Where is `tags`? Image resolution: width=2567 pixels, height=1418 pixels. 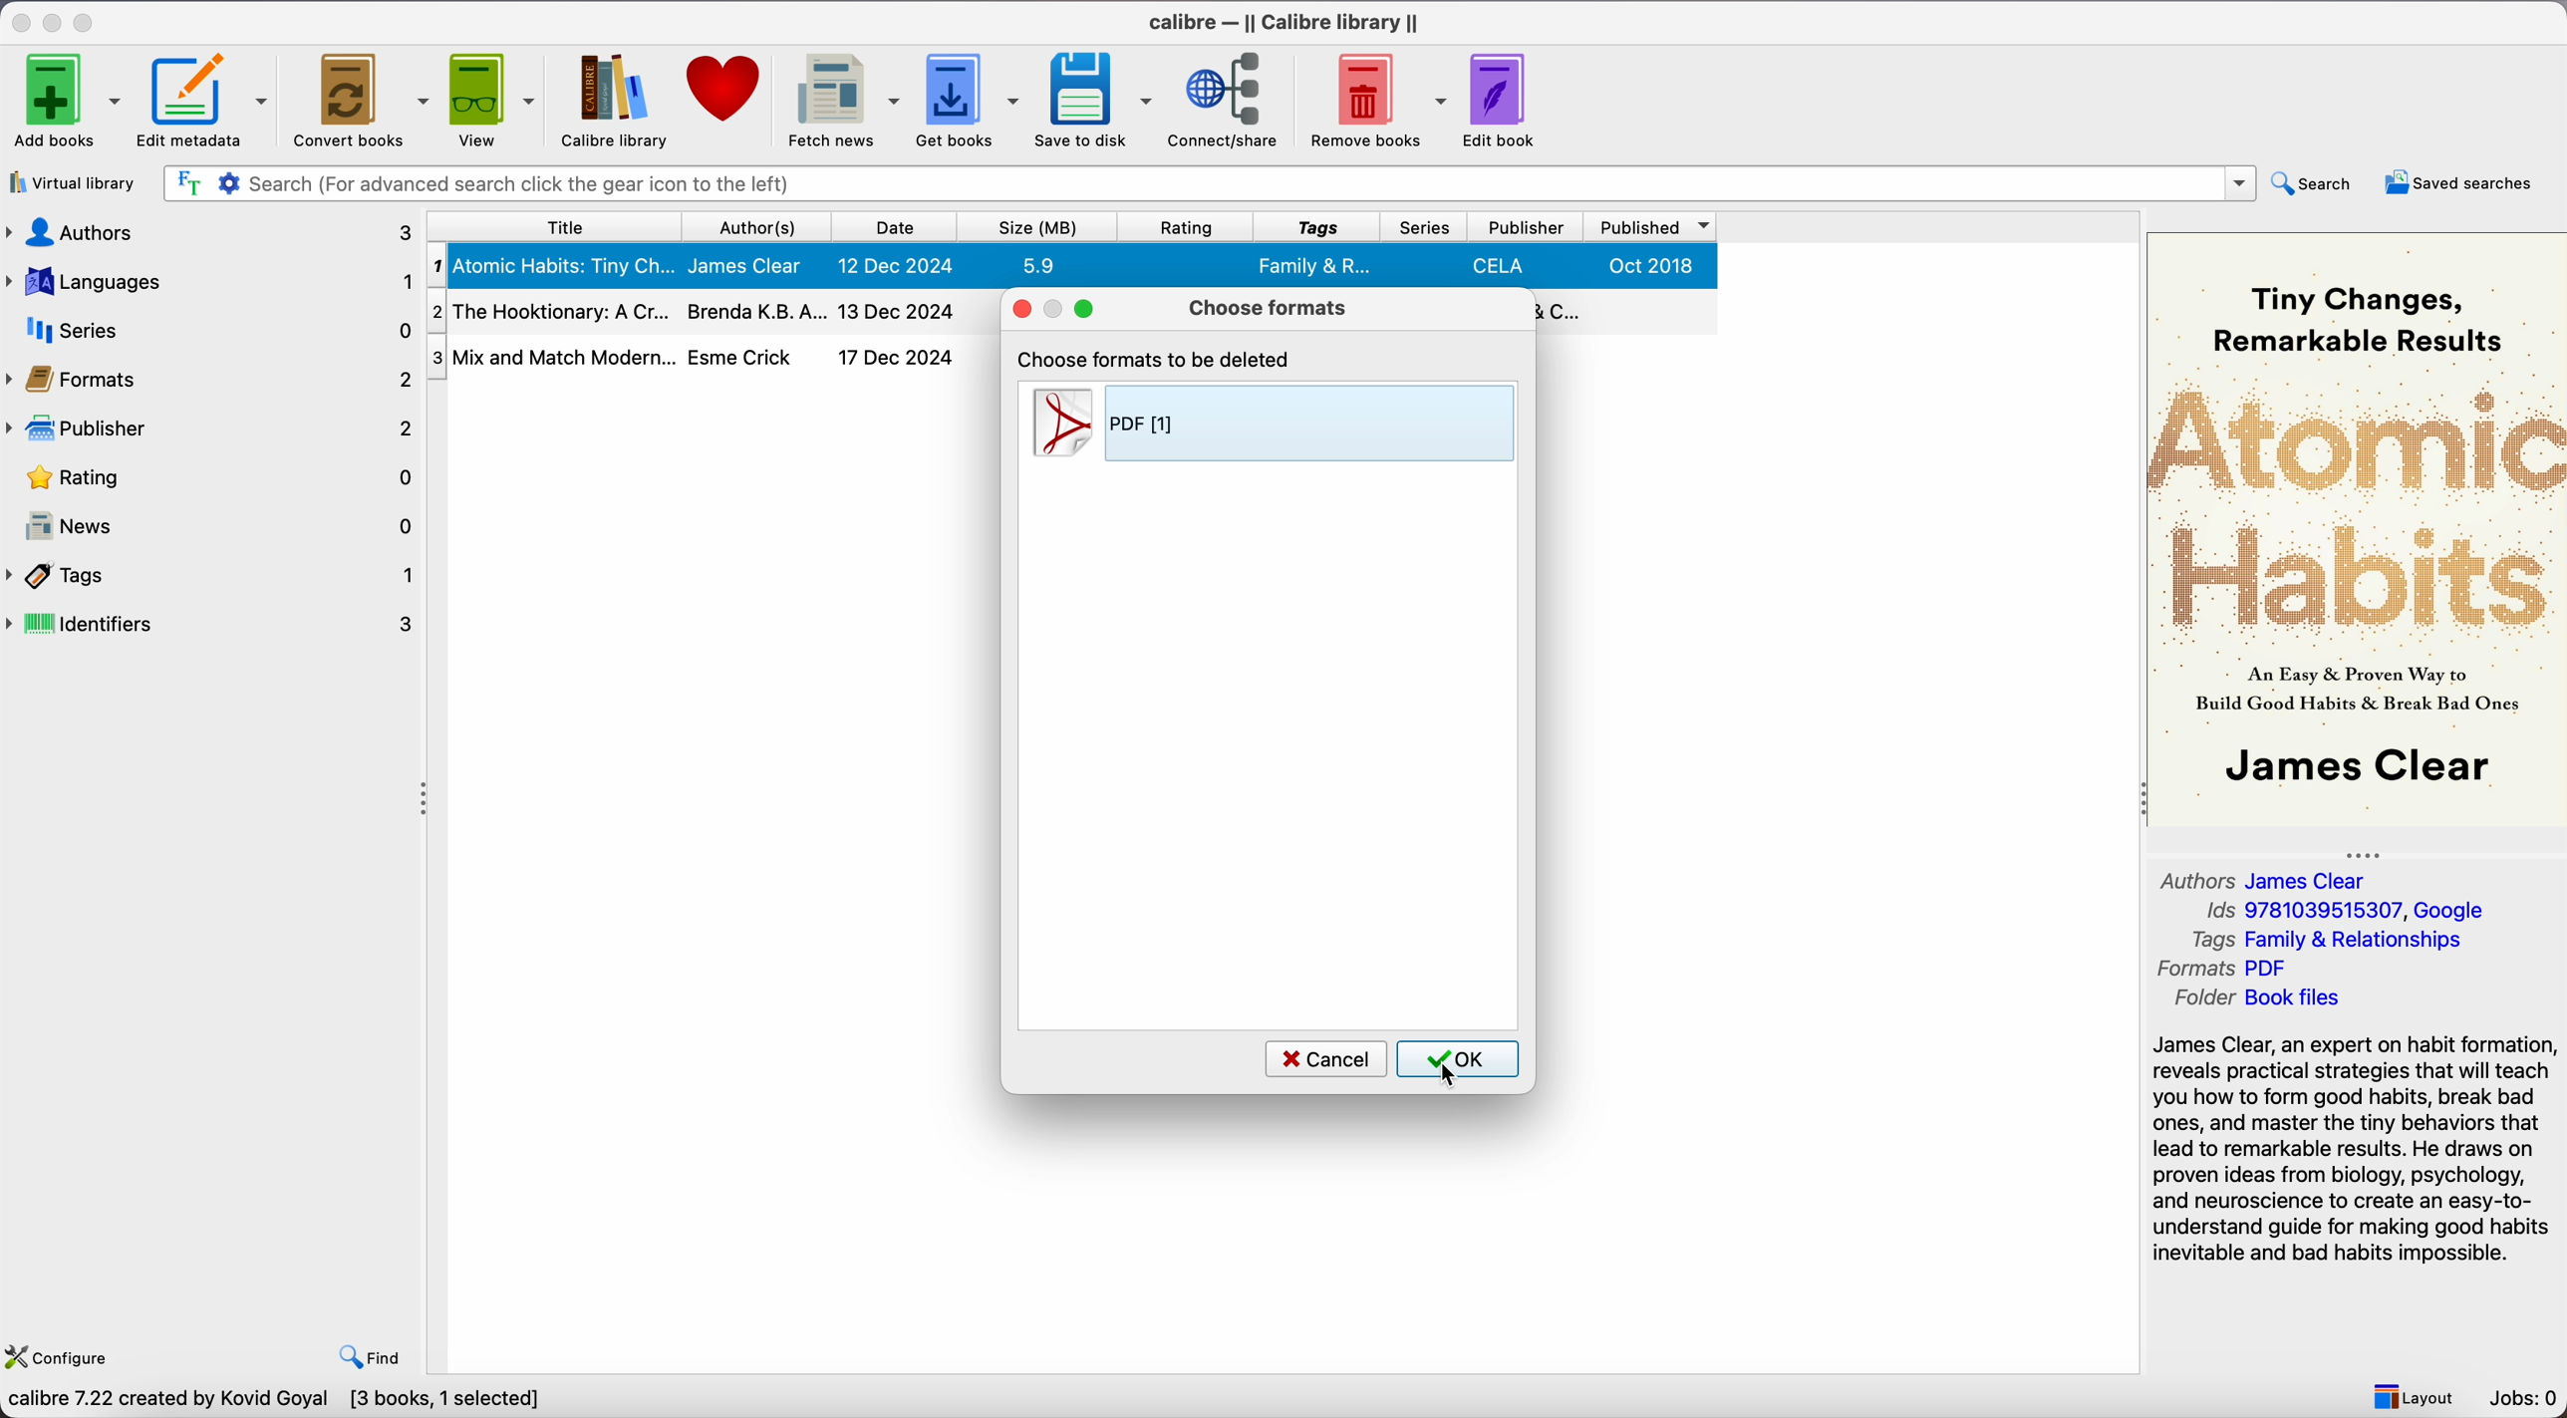
tags is located at coordinates (1317, 226).